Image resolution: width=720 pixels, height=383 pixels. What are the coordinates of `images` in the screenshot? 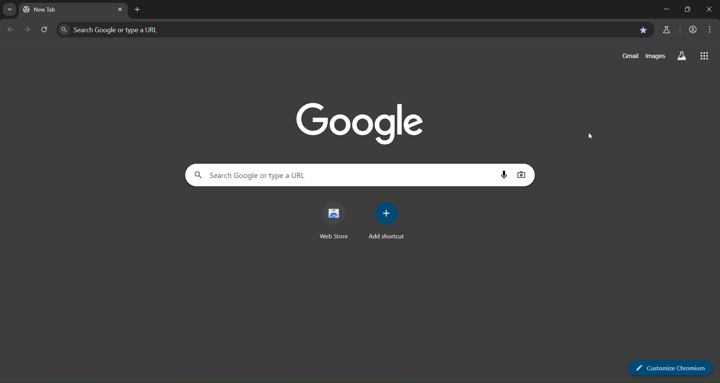 It's located at (655, 56).